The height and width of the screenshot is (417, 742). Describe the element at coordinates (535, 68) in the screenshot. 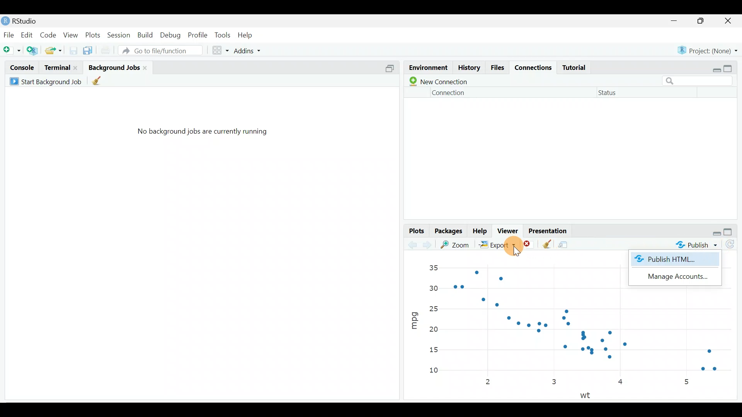

I see `Connections` at that location.